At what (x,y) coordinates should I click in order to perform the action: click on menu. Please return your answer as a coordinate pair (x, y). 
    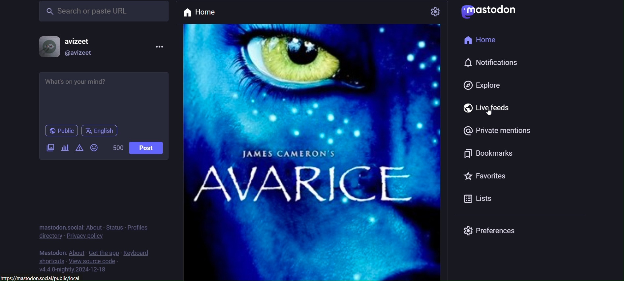
    Looking at the image, I should click on (161, 46).